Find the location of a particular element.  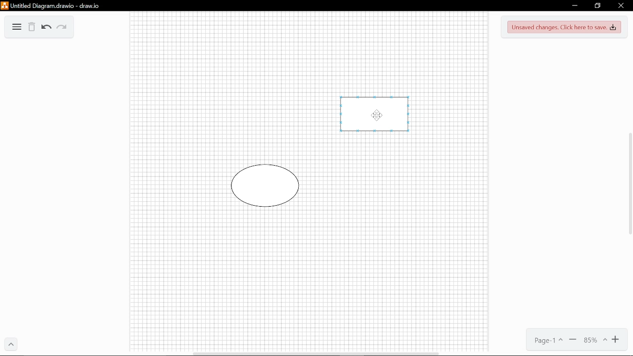

Current zoom (85%) is located at coordinates (595, 341).